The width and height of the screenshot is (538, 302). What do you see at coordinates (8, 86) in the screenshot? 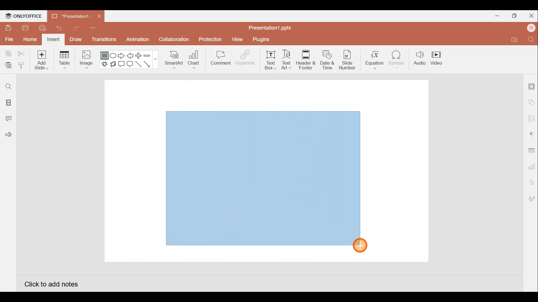
I see `Find` at bounding box center [8, 86].